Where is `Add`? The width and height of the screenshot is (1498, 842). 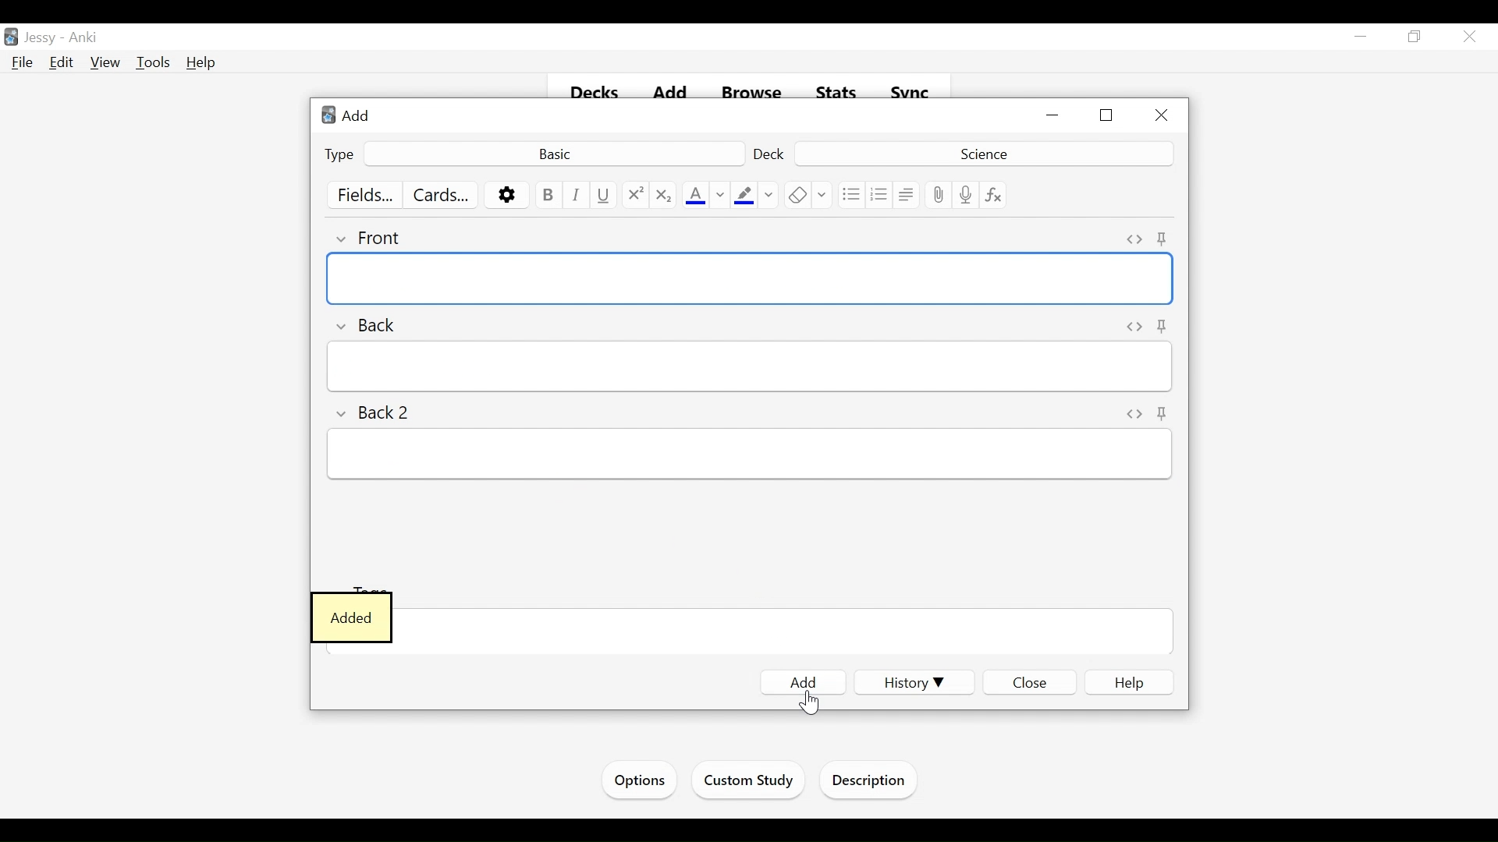 Add is located at coordinates (804, 682).